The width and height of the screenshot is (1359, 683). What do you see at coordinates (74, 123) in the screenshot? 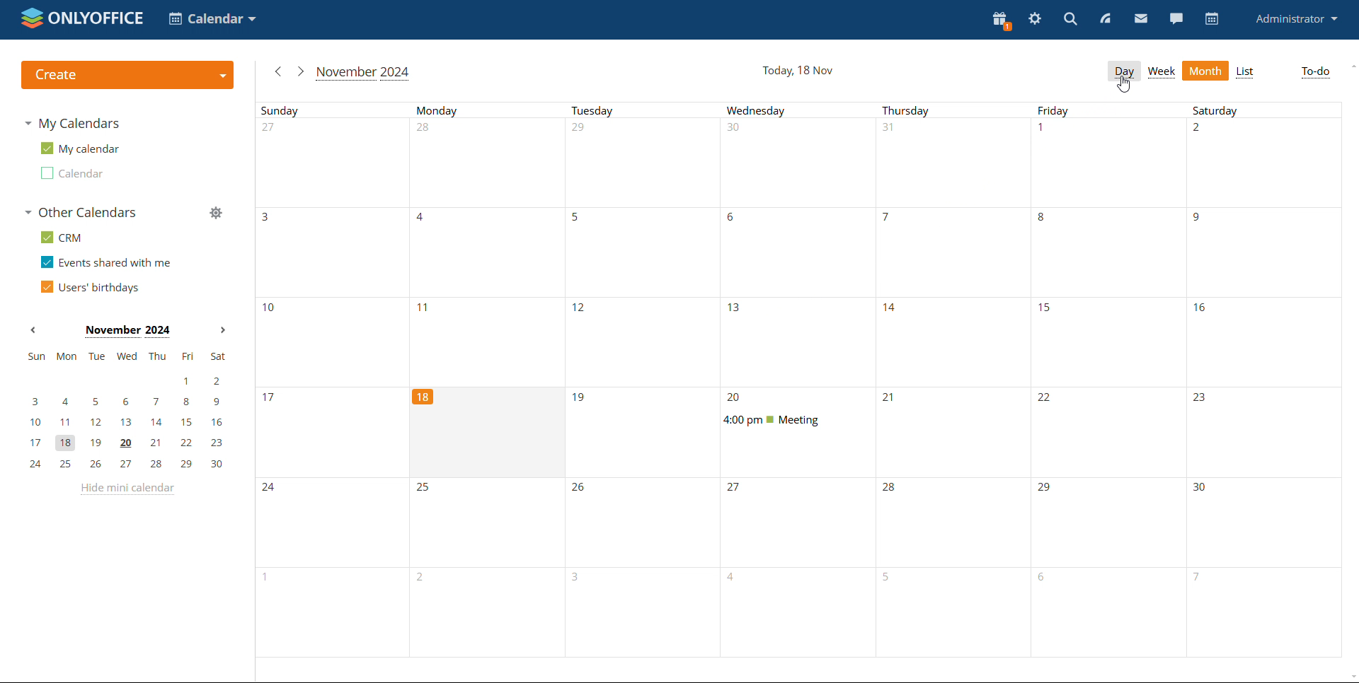
I see `my calendars` at bounding box center [74, 123].